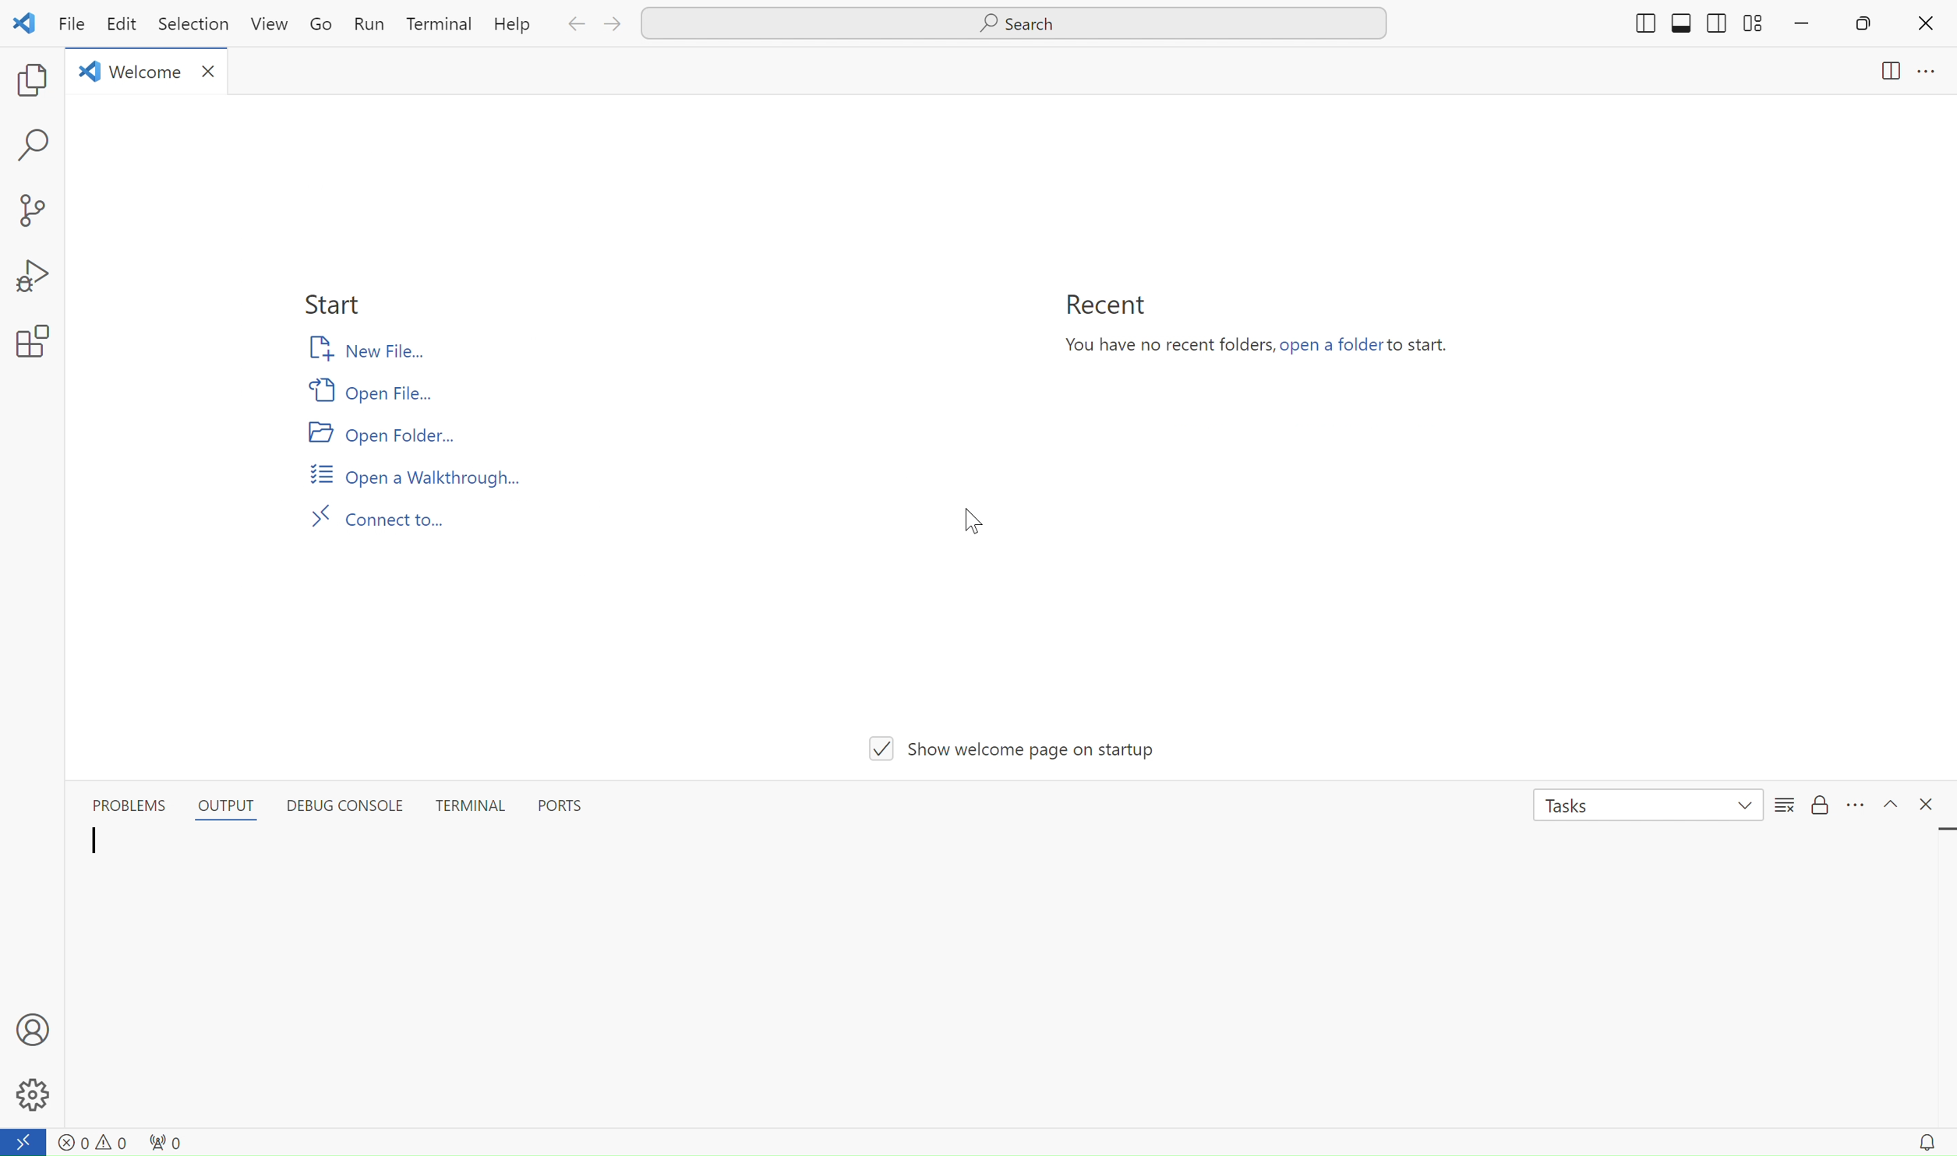  Describe the element at coordinates (1638, 812) in the screenshot. I see `tasks` at that location.